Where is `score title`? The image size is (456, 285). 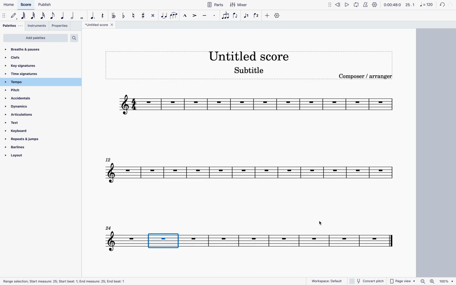
score title is located at coordinates (100, 25).